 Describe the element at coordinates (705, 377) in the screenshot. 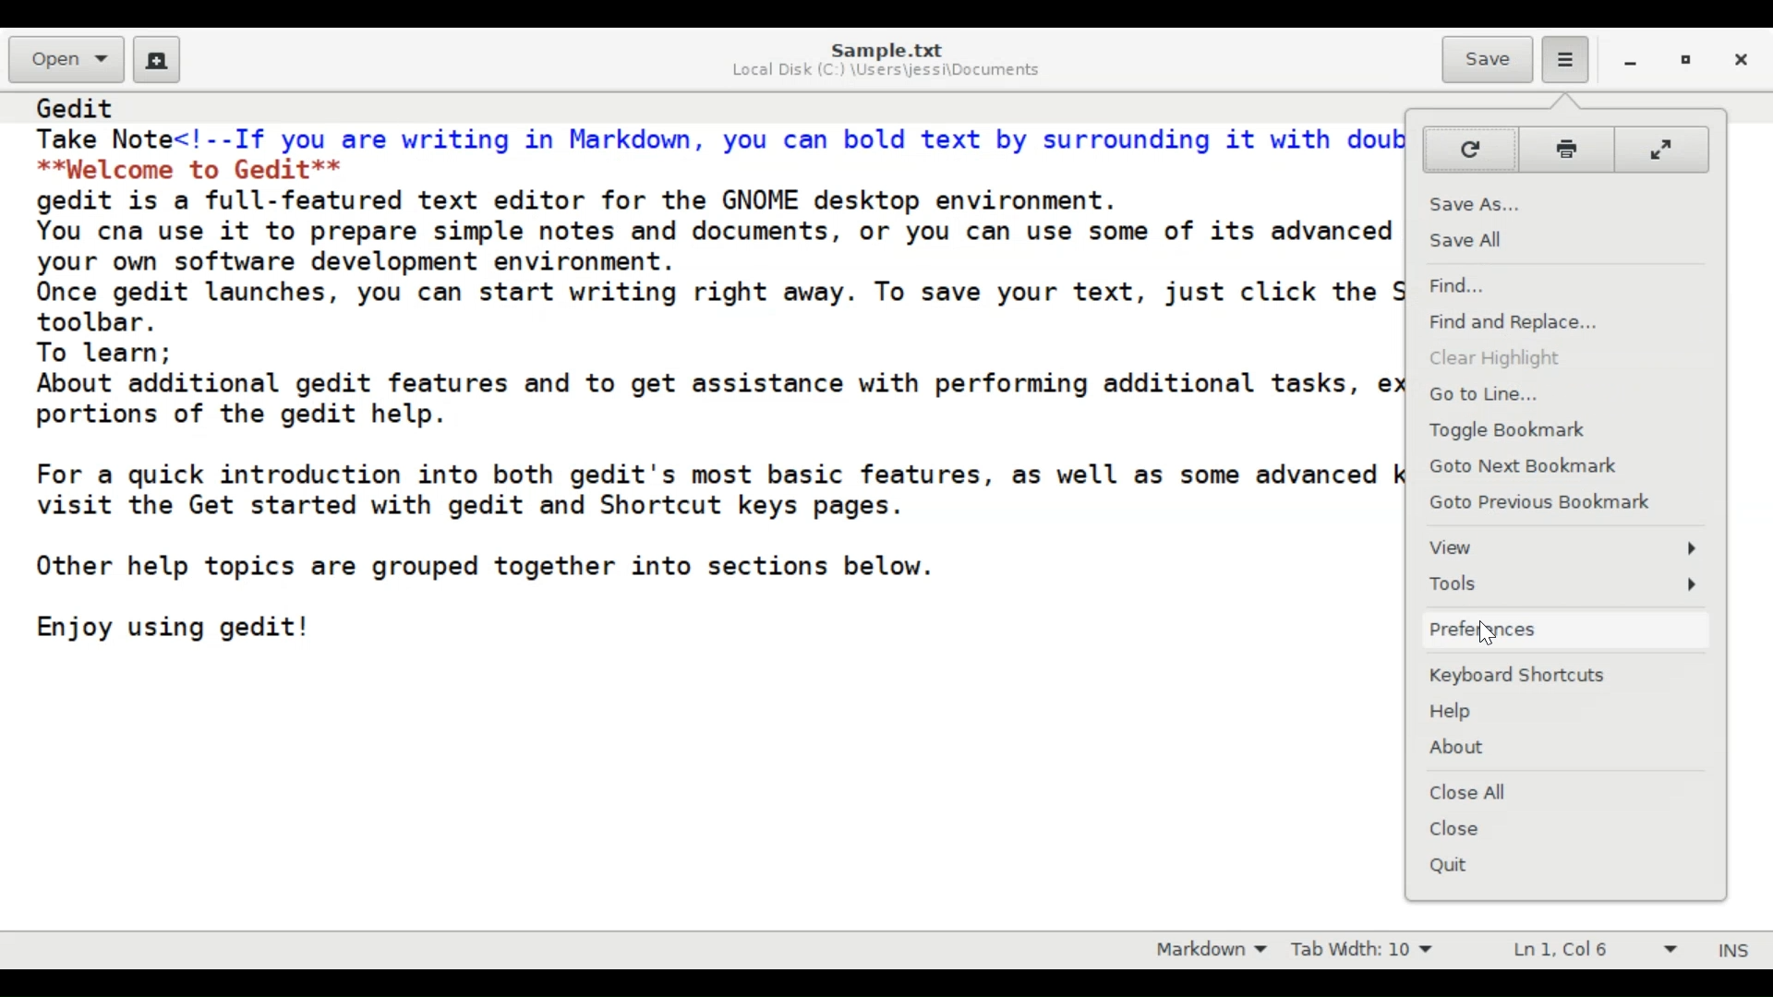

I see `Gedit

Take Note<!--If you are writing in Markdown, you can bold text by surrounding it with double asterisks:-->
**Welcome to Gedit**

gedit is a full-featured text editor for the GNOME desktop environment.

You cna use it to prepare simple notes and documents, or you can use some of its advanced features, making it
your own software development environment.

Once gedit launches, you can start writing right away. To save your text, just click the Save icon in the gedit
toolbar.

To learn;

About additional gedit features and to get assistance with performing additional tasks, explore the other
portions of the gedit help.

For a quick introduction into both gedit's most basic features, as well as some advanced keyboard shortcuts,
visit the Get started with gedit and Shortcut keys pages.

Other help topics are grouped together into sections below.

Enjoy using gedit!` at that location.